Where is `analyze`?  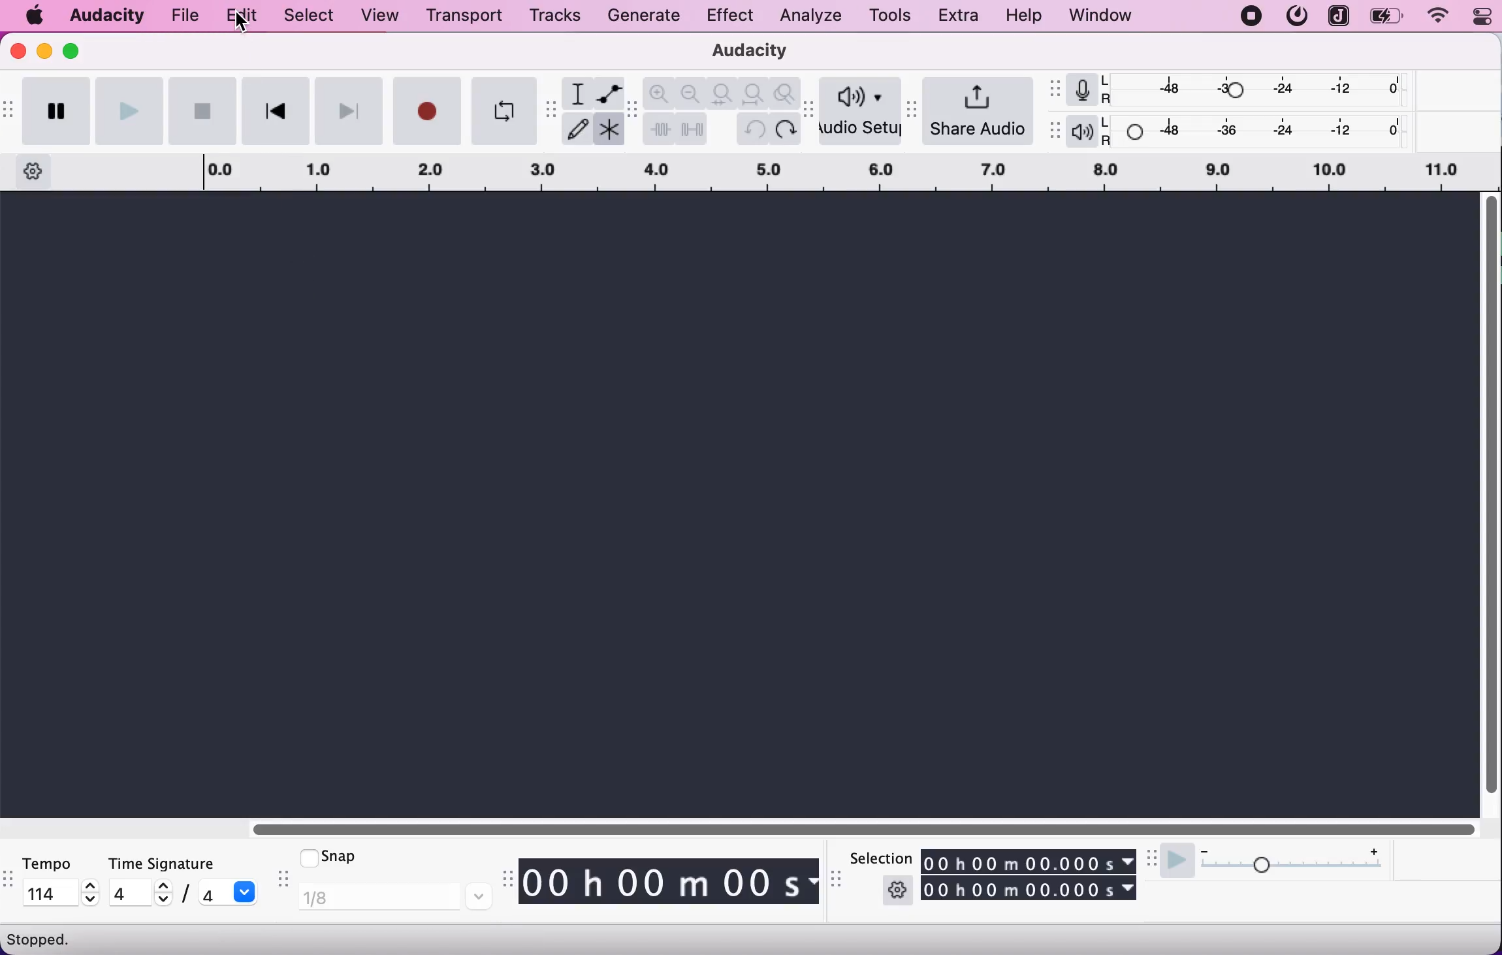 analyze is located at coordinates (807, 16).